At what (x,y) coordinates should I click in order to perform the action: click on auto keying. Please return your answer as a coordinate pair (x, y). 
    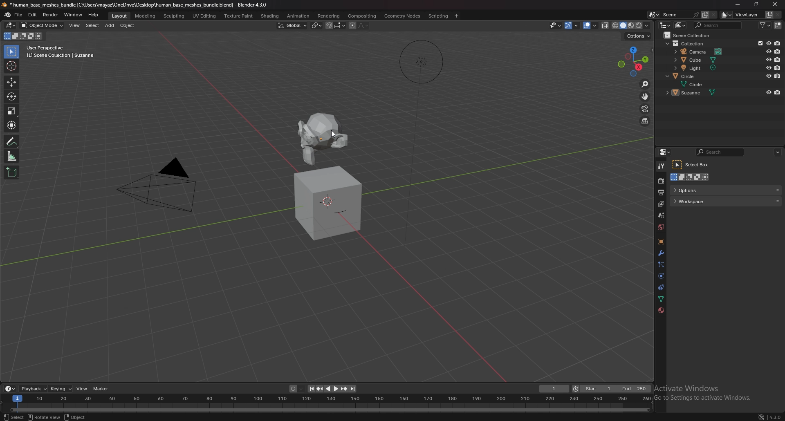
    Looking at the image, I should click on (296, 388).